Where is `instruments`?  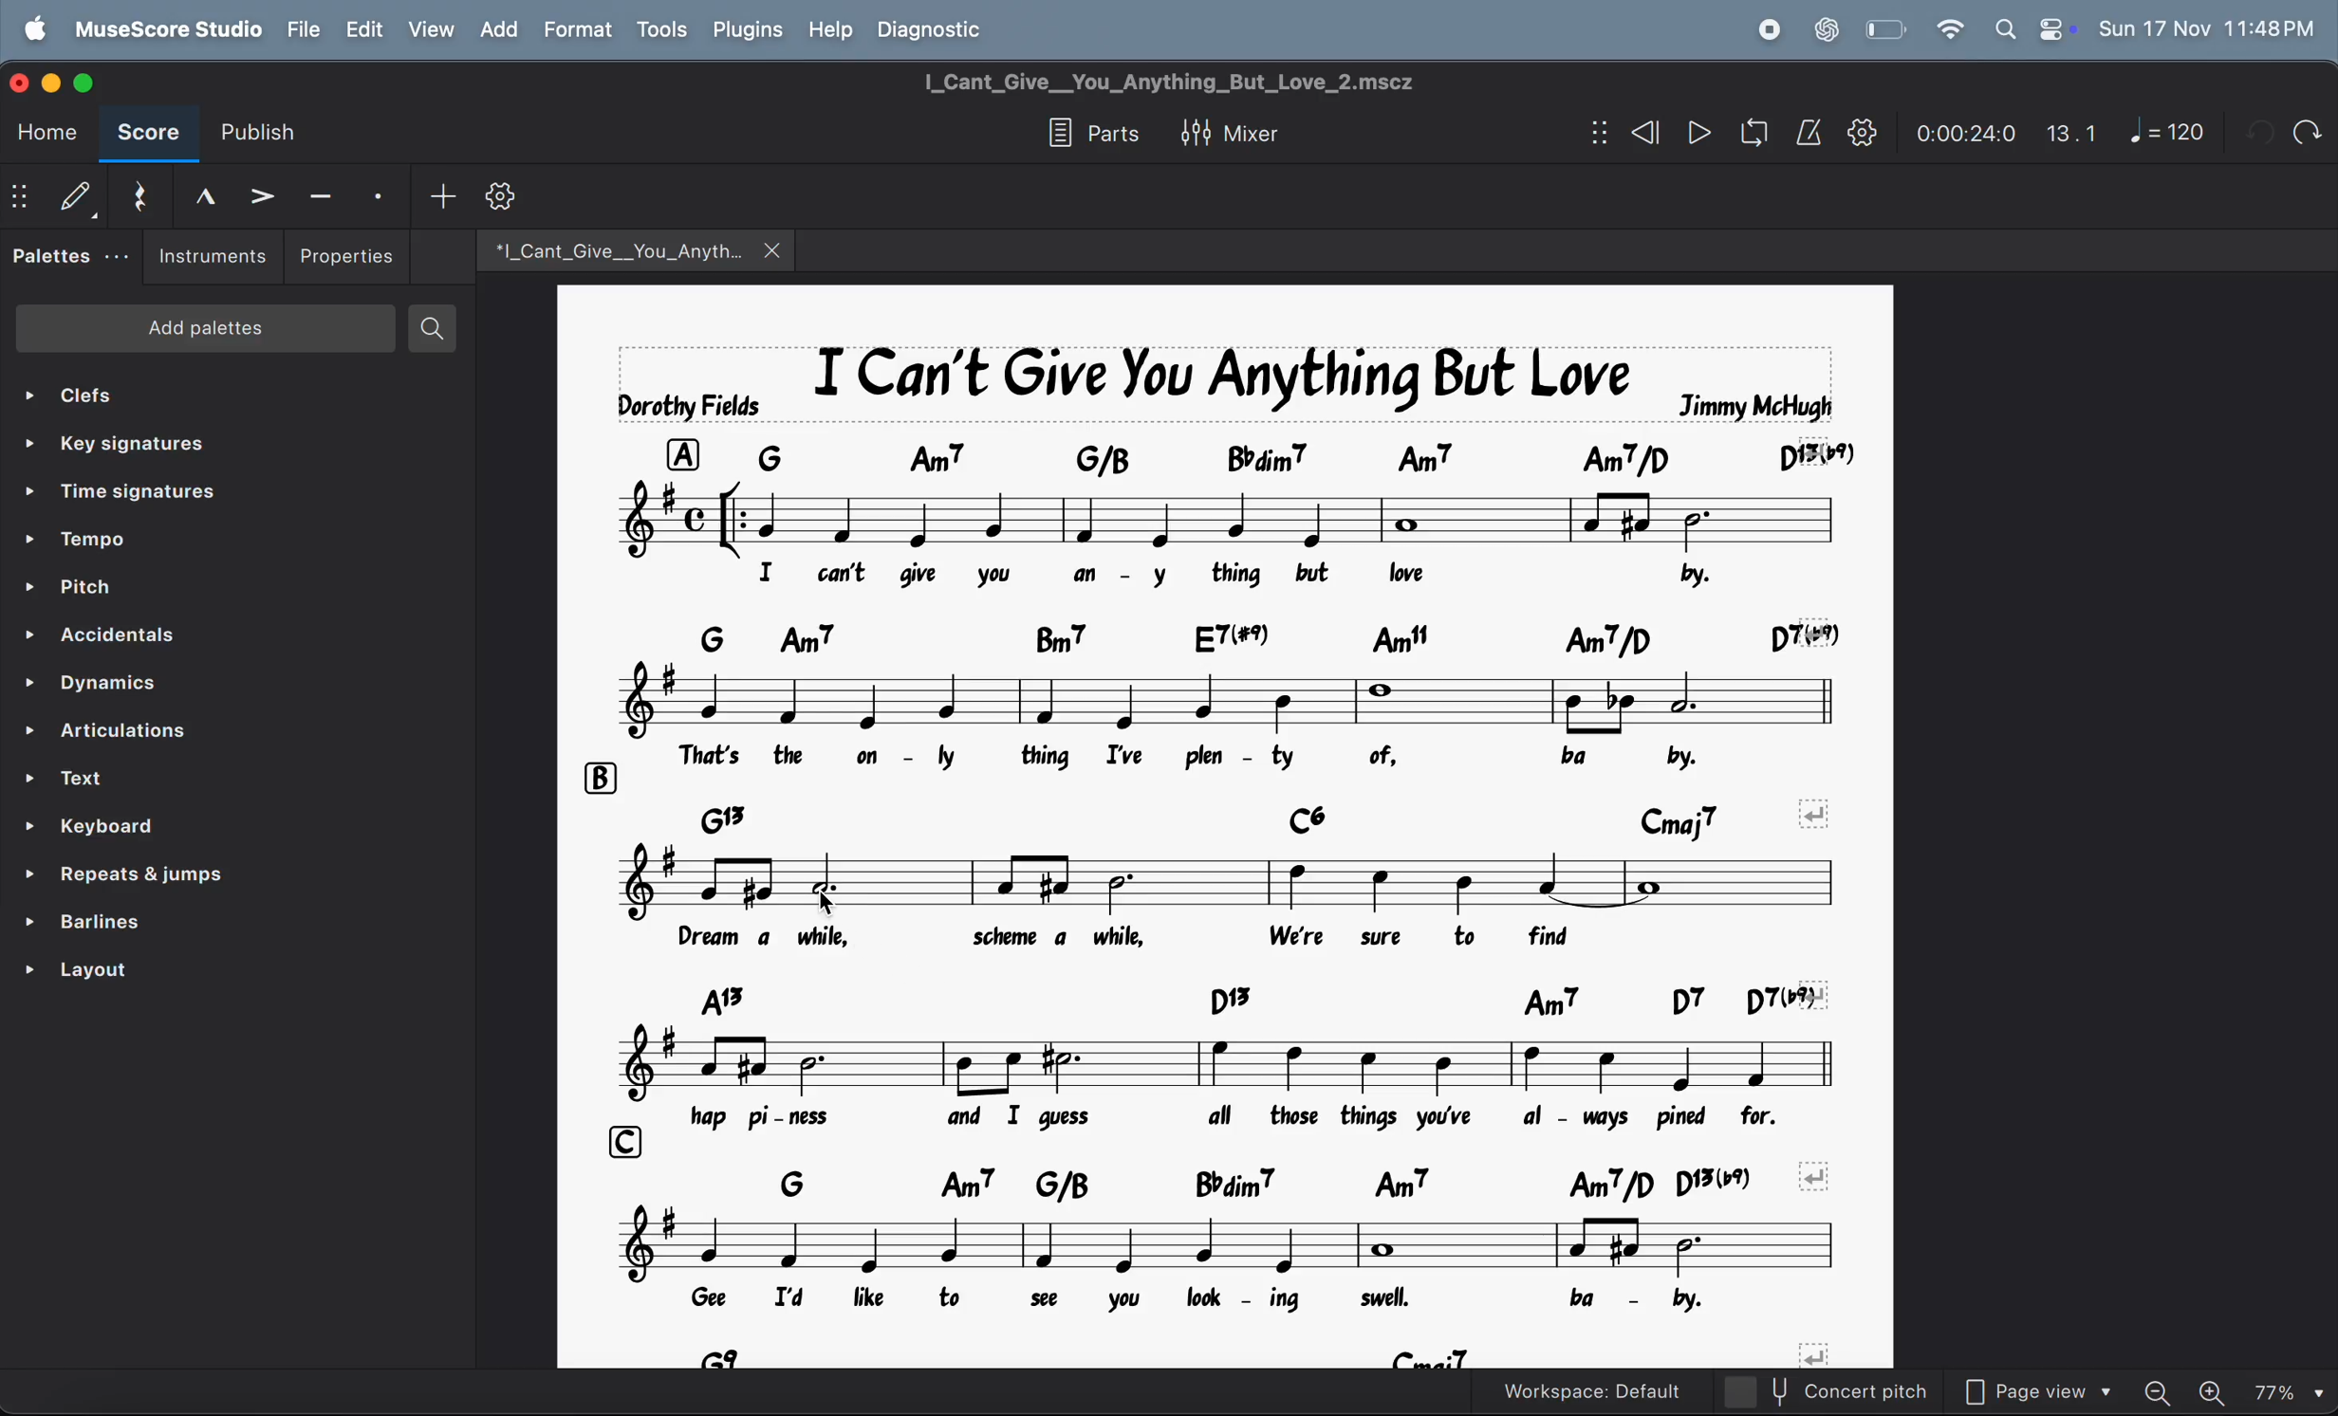 instruments is located at coordinates (213, 258).